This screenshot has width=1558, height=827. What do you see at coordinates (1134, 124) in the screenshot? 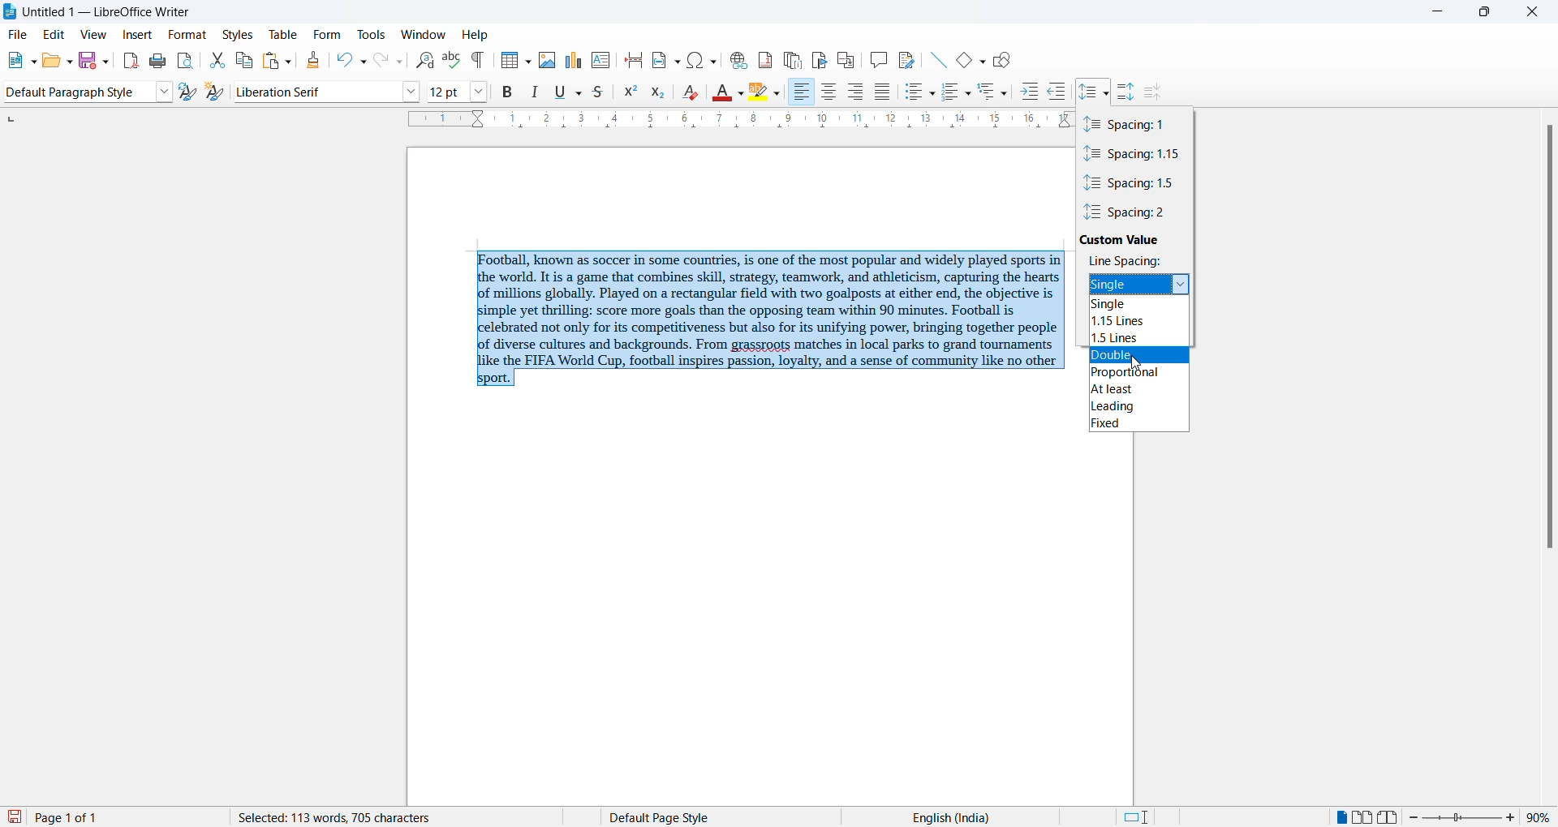
I see `spacing value 1` at bounding box center [1134, 124].